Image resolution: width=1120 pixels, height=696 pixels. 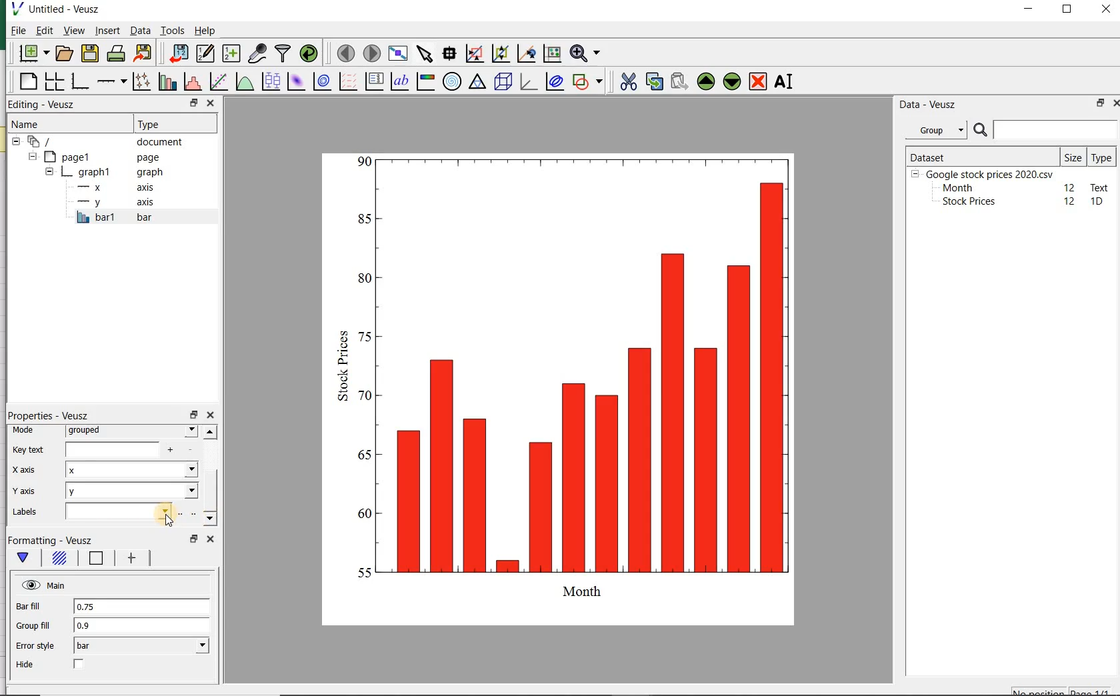 What do you see at coordinates (120, 511) in the screenshot?
I see `input field` at bounding box center [120, 511].